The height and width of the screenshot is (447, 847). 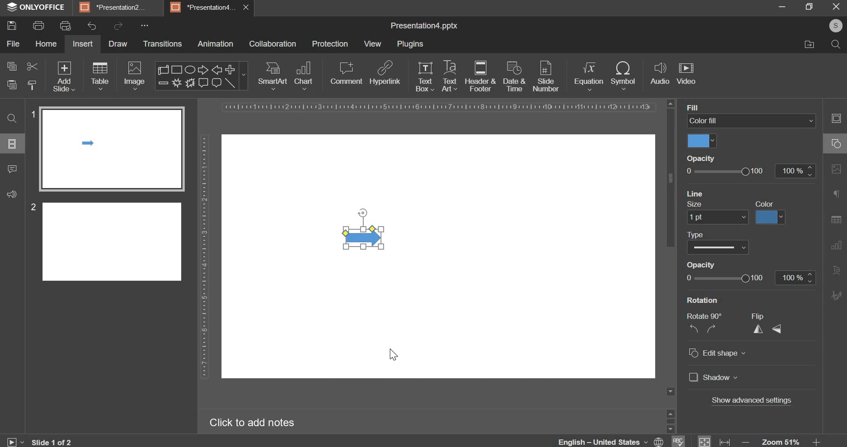 What do you see at coordinates (677, 438) in the screenshot?
I see `spelling` at bounding box center [677, 438].